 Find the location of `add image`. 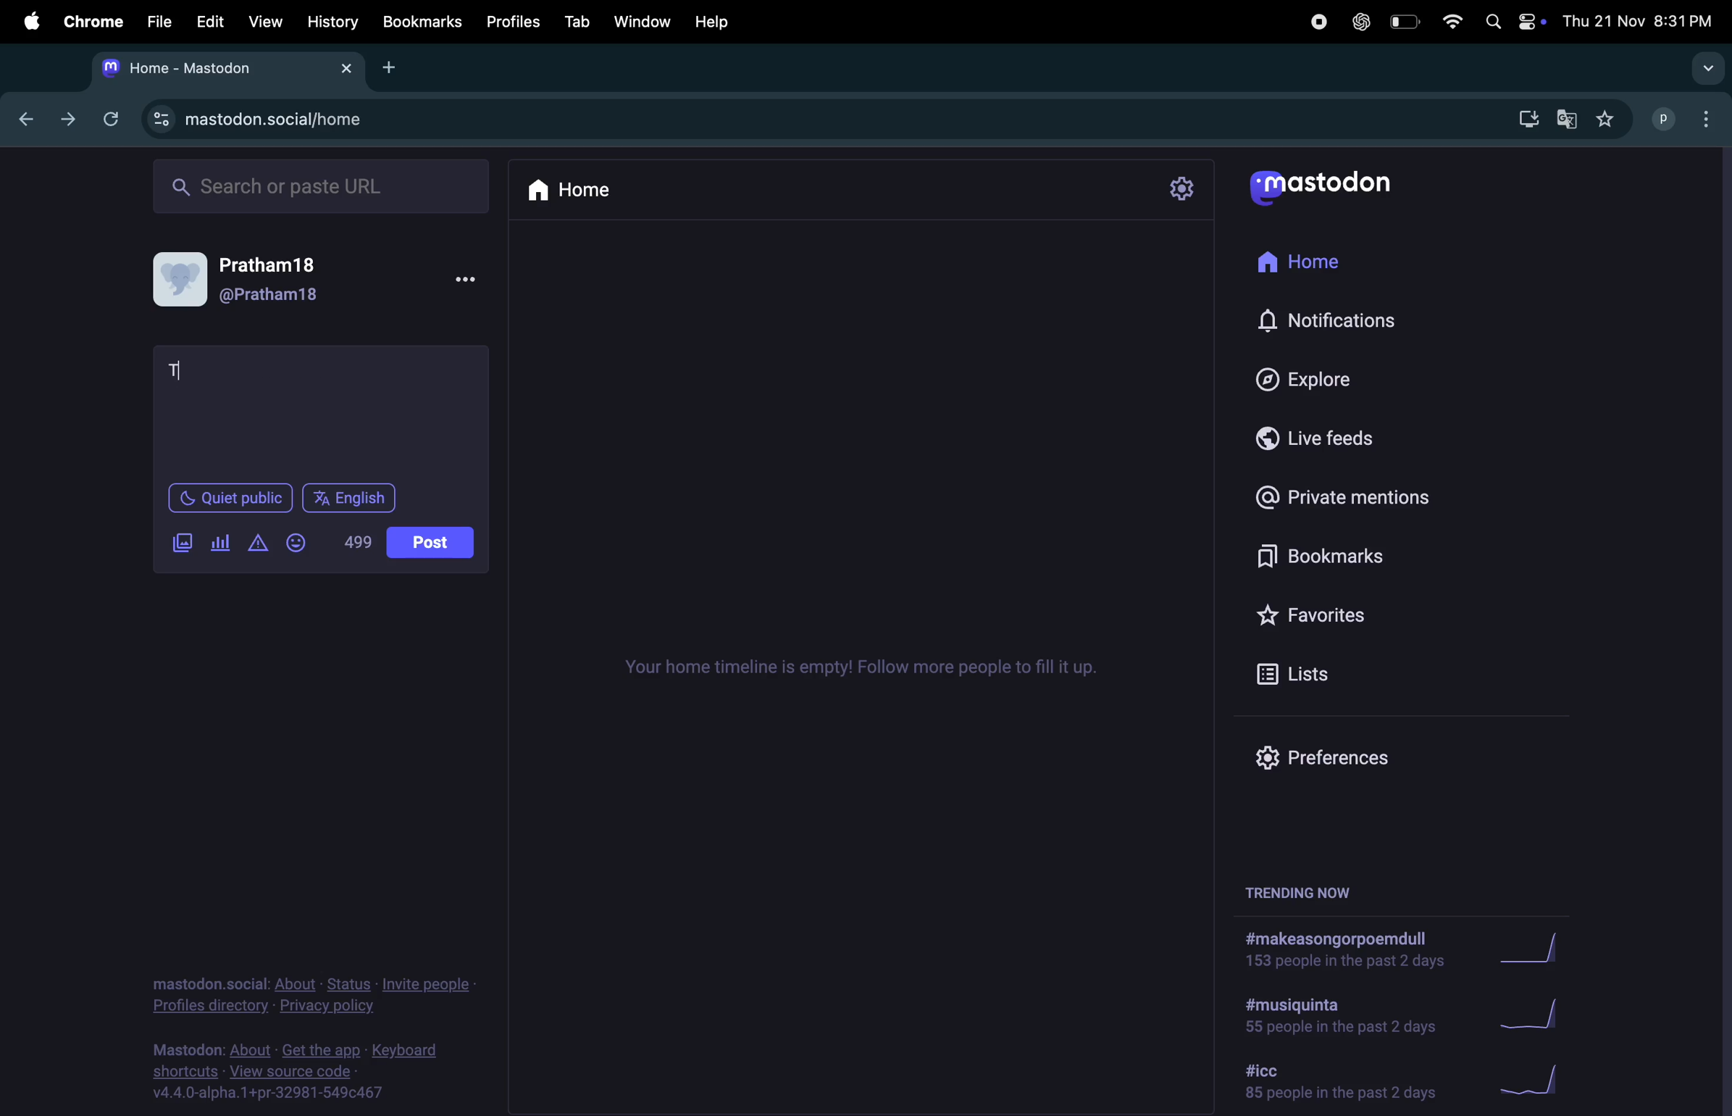

add image is located at coordinates (185, 544).